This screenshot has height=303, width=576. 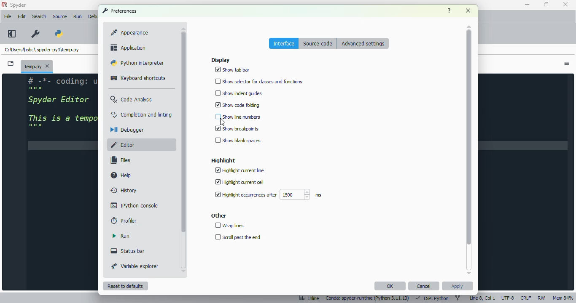 What do you see at coordinates (183, 131) in the screenshot?
I see `vertical scroll bar` at bounding box center [183, 131].